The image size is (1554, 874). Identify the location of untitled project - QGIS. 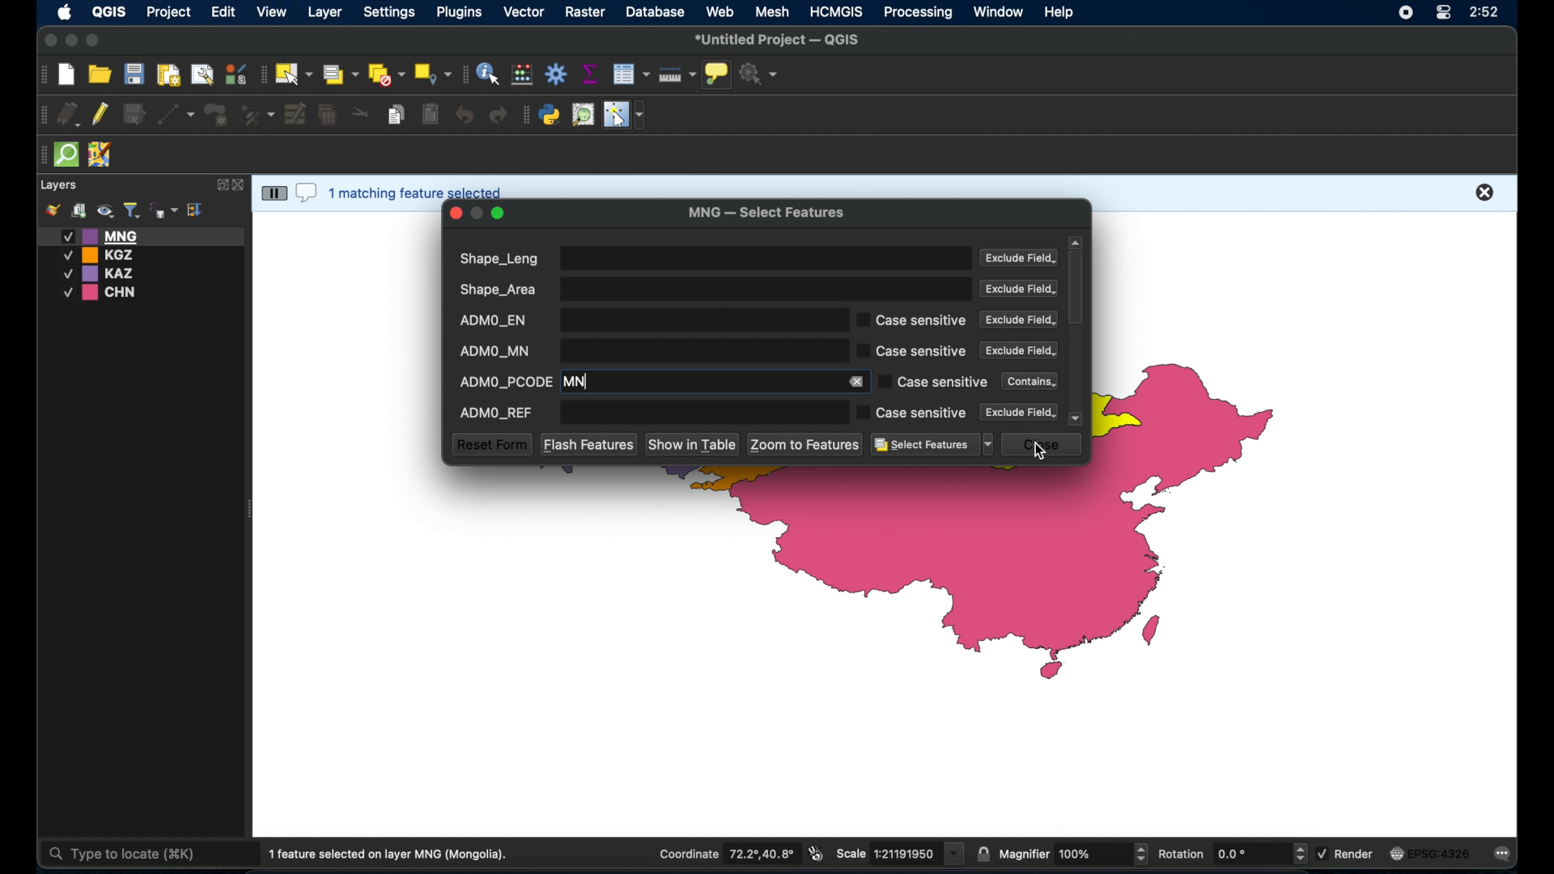
(779, 40).